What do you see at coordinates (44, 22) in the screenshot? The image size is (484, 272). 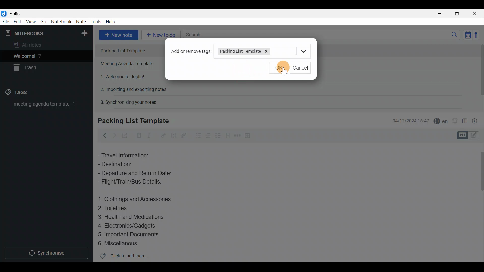 I see `Go` at bounding box center [44, 22].